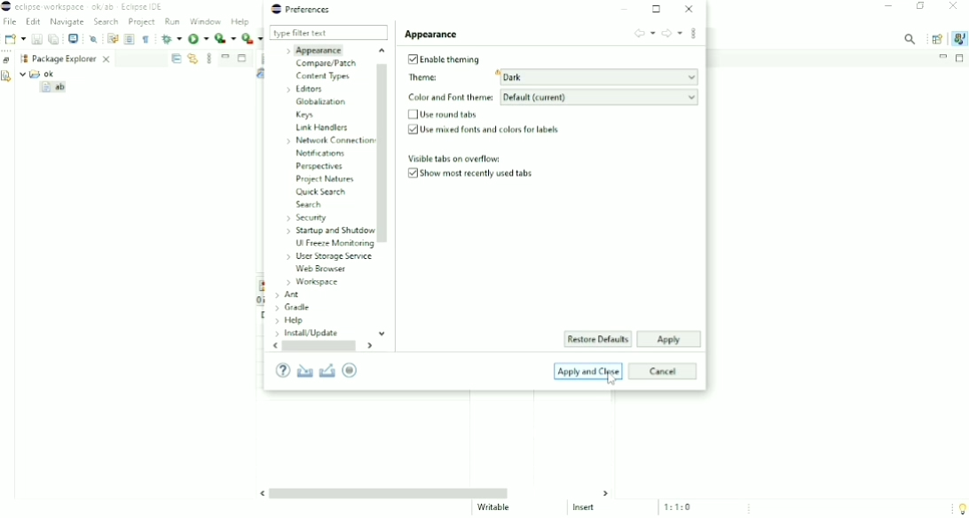 This screenshot has width=969, height=518. Describe the element at coordinates (106, 22) in the screenshot. I see `Search` at that location.